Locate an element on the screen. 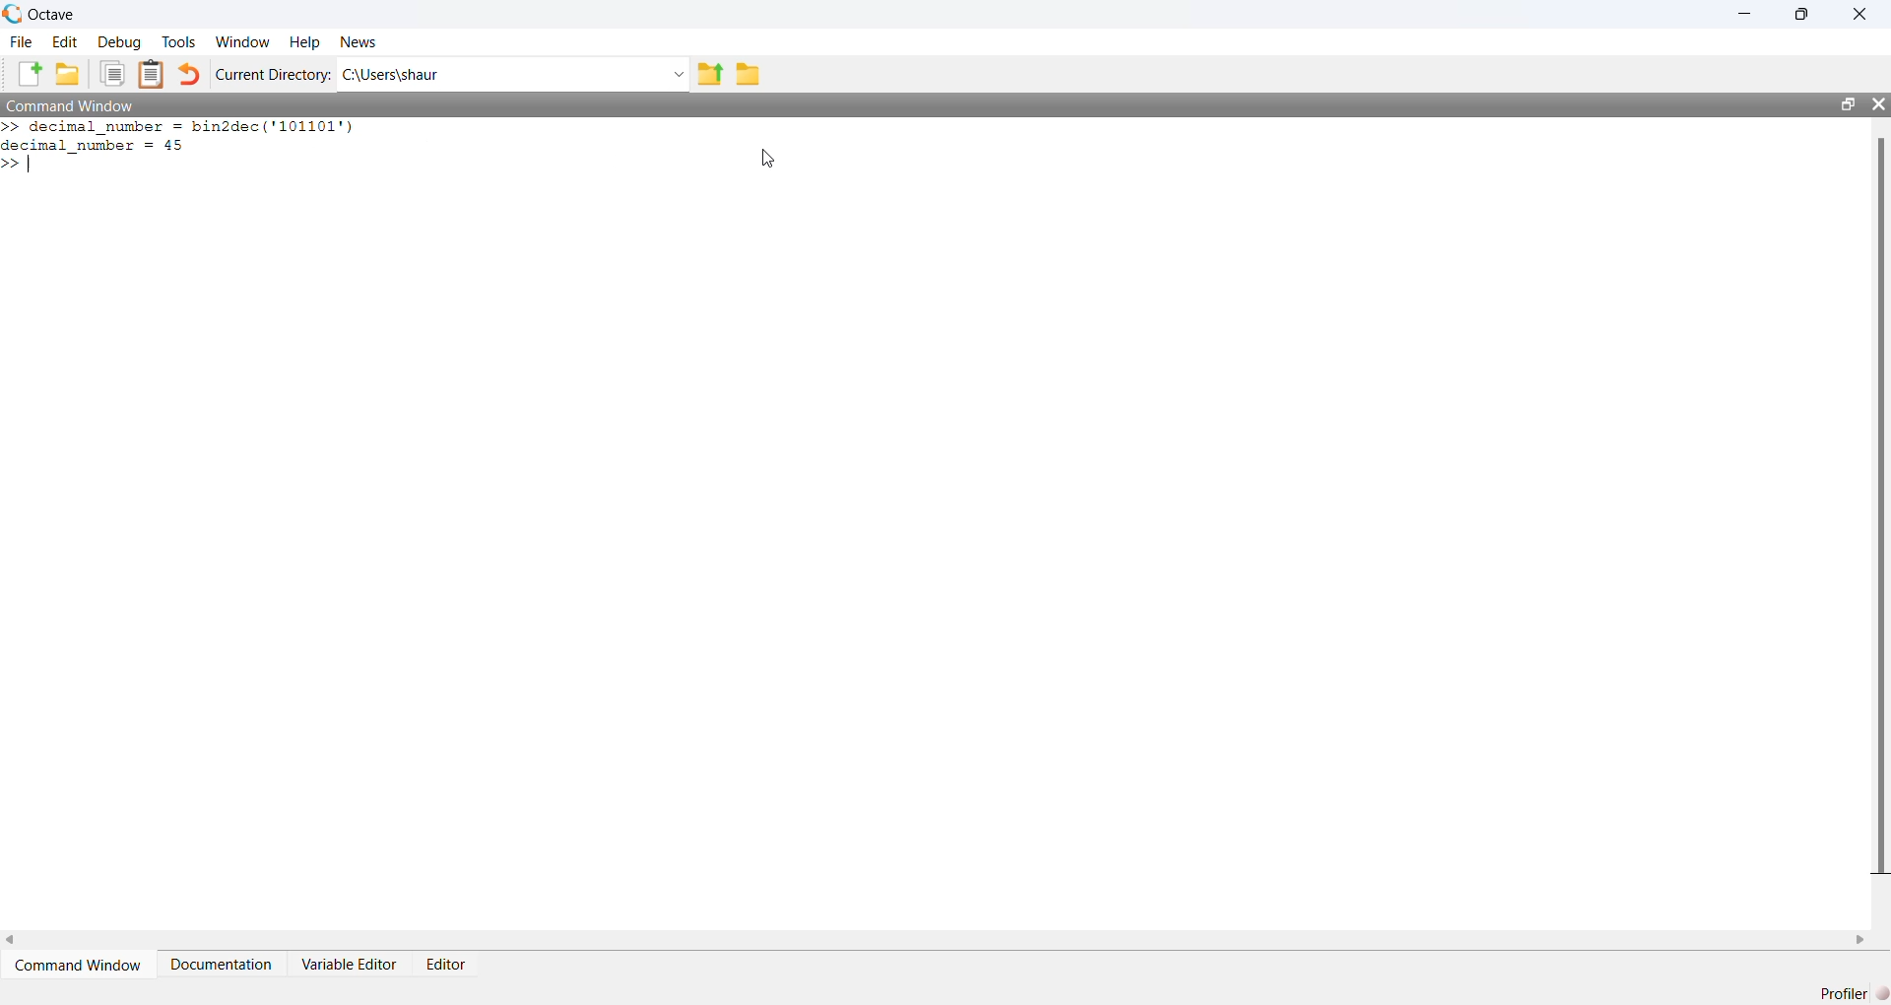 Image resolution: width=1891 pixels, height=1005 pixels. maximise is located at coordinates (1804, 12).